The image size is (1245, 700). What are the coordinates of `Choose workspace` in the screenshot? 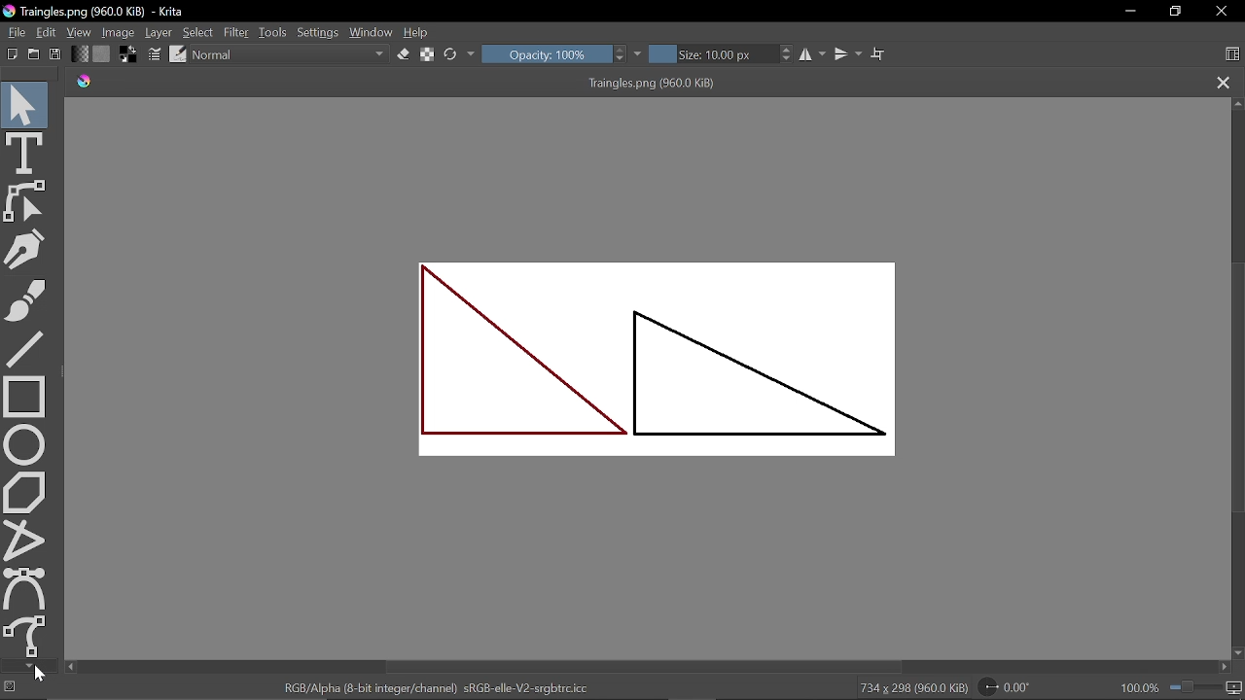 It's located at (1232, 55).